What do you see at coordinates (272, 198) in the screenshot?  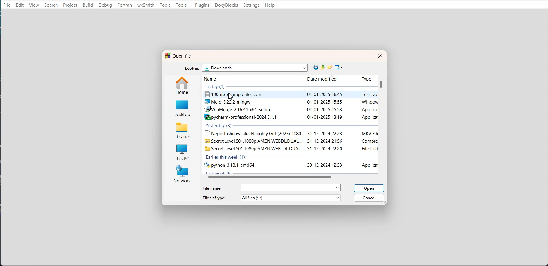 I see `File Type: All files` at bounding box center [272, 198].